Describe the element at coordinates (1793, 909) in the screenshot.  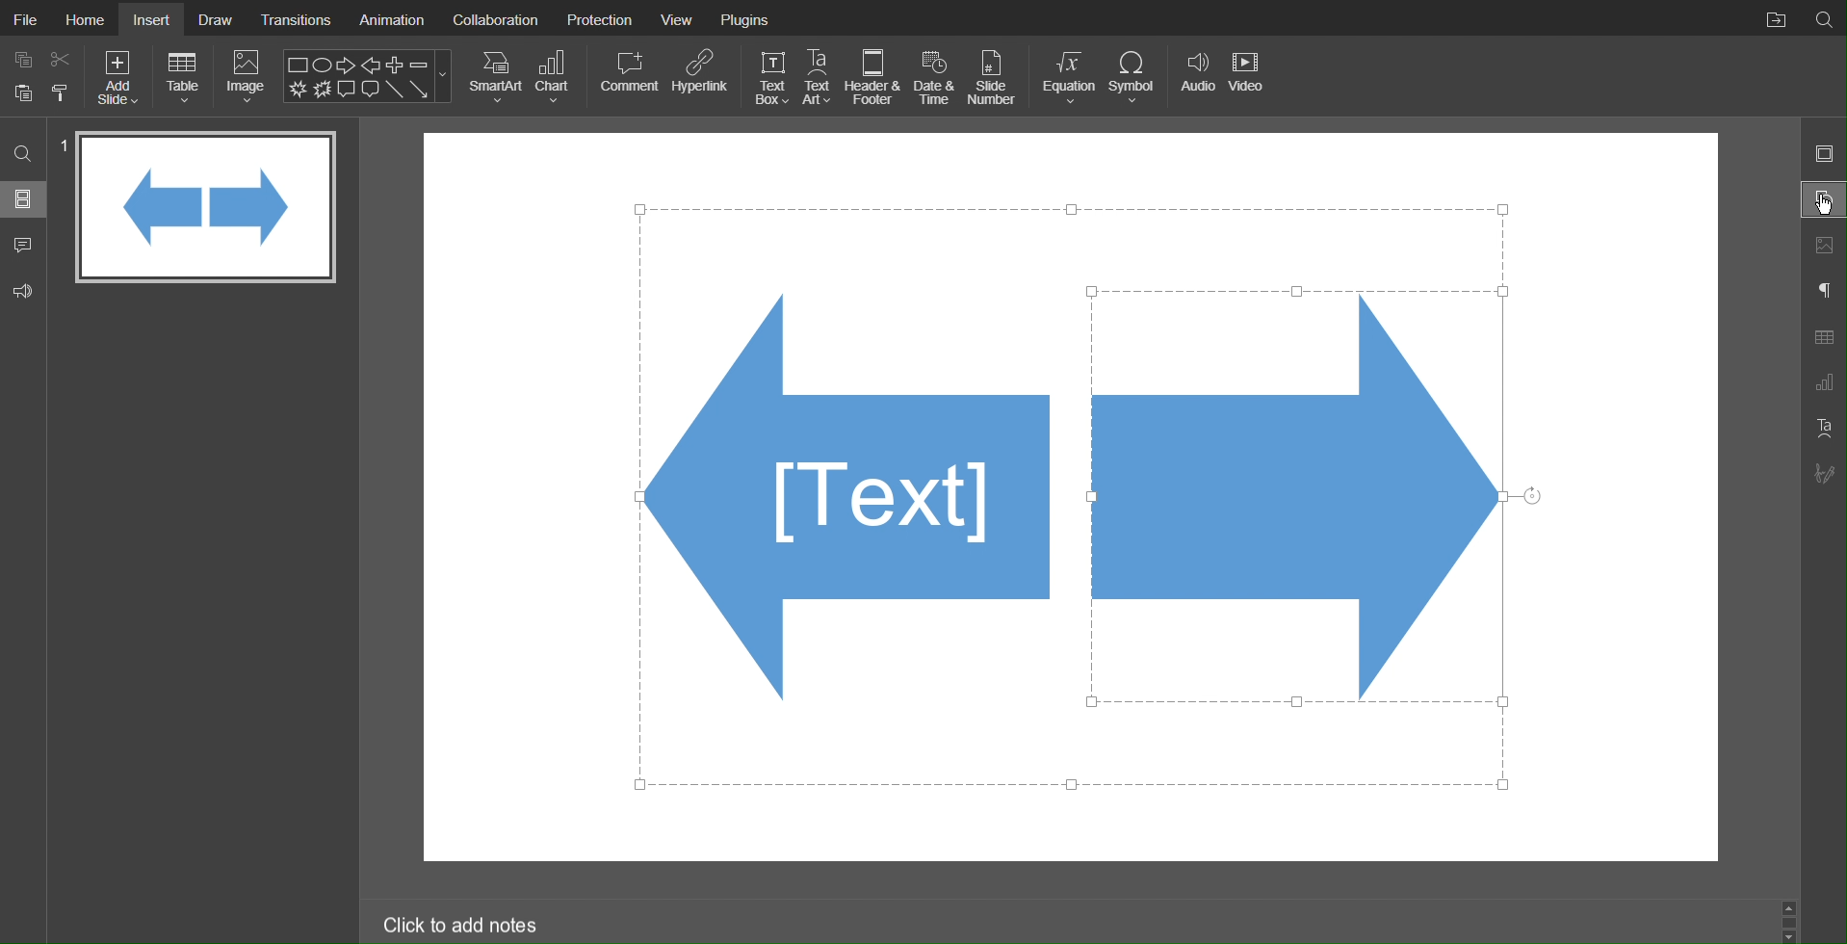
I see `up` at that location.